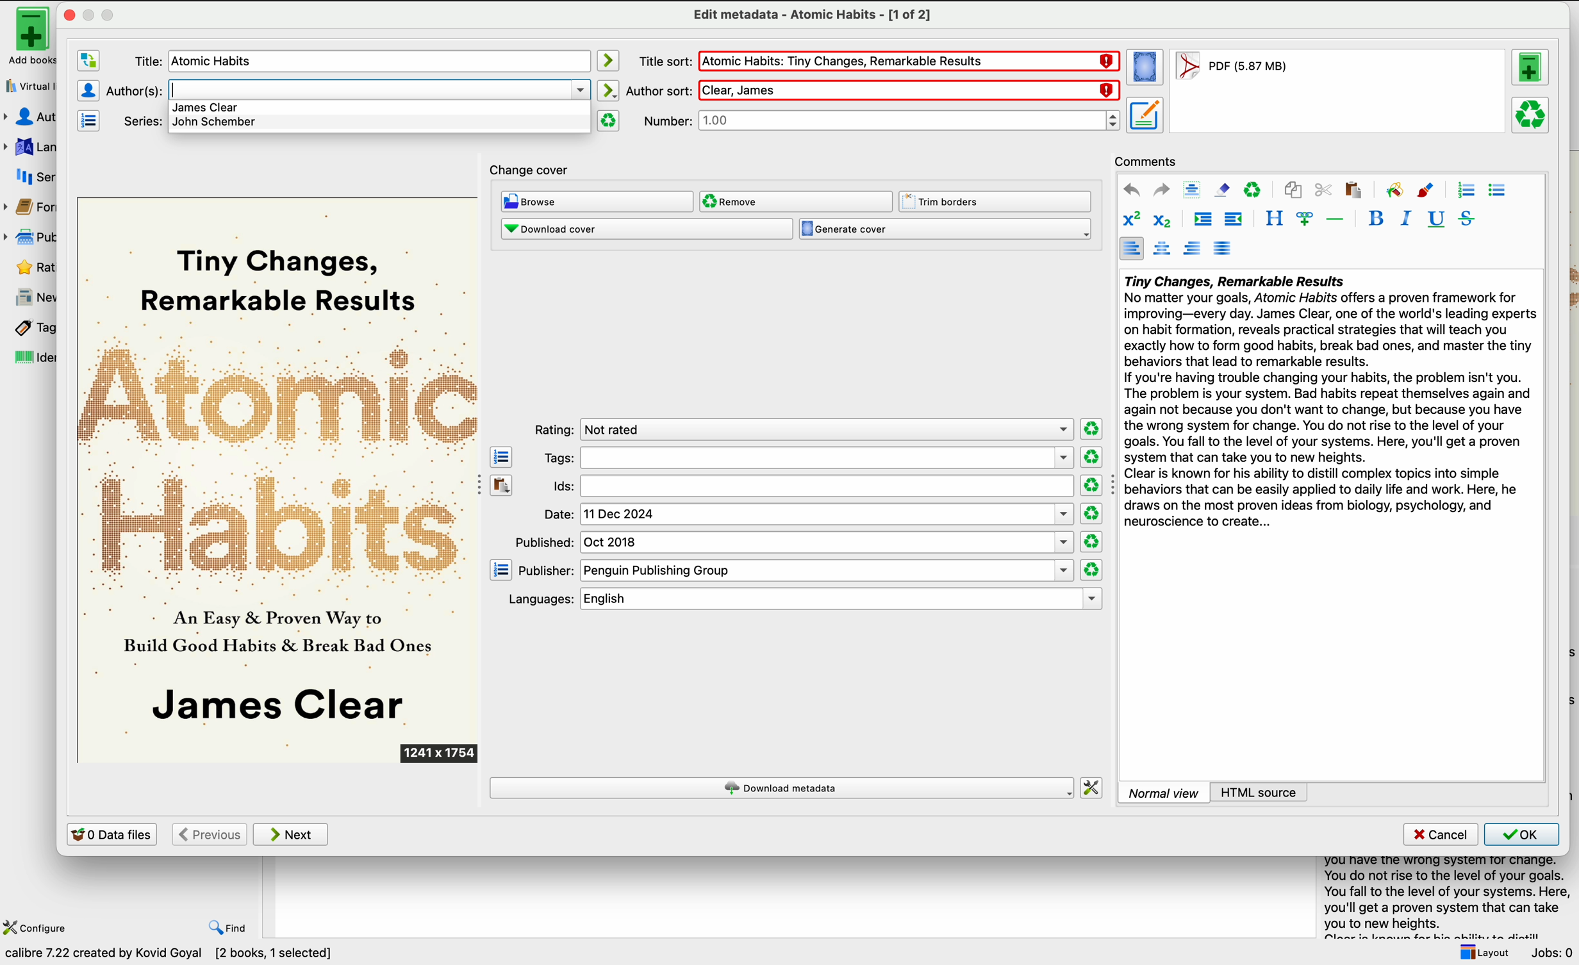 This screenshot has height=965, width=1579. Describe the element at coordinates (91, 120) in the screenshot. I see `manage series editor` at that location.